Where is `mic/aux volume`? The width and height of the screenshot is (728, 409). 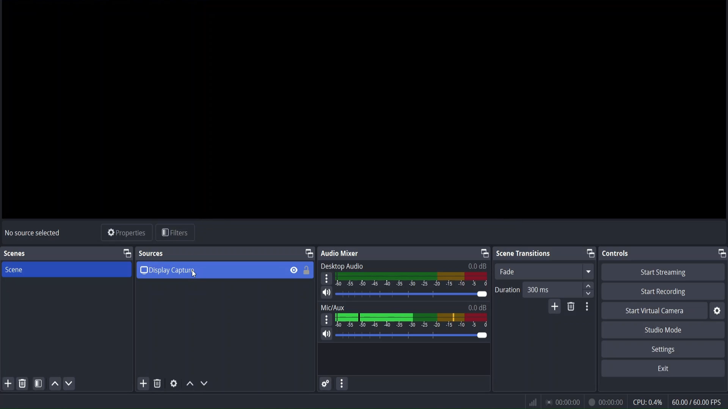 mic/aux volume is located at coordinates (412, 320).